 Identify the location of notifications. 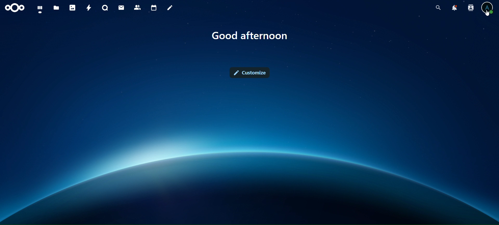
(454, 8).